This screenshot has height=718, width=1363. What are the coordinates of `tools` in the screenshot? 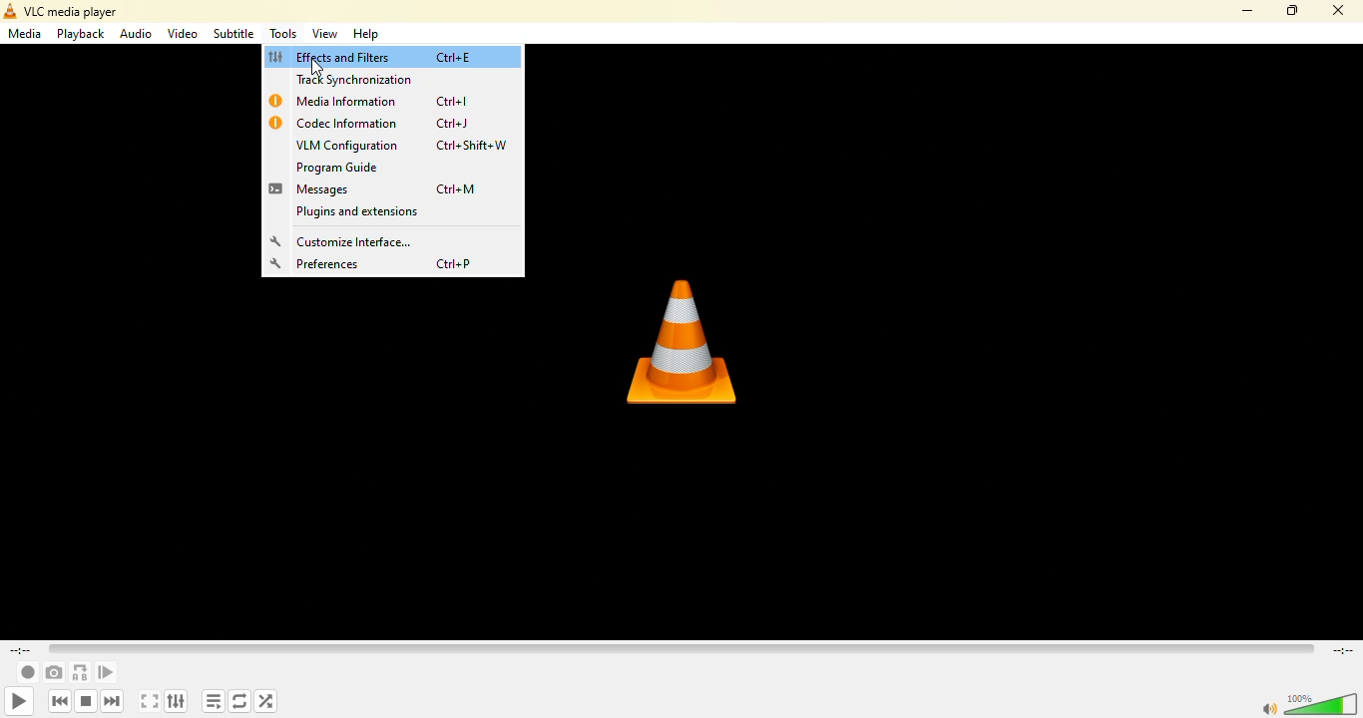 It's located at (283, 34).